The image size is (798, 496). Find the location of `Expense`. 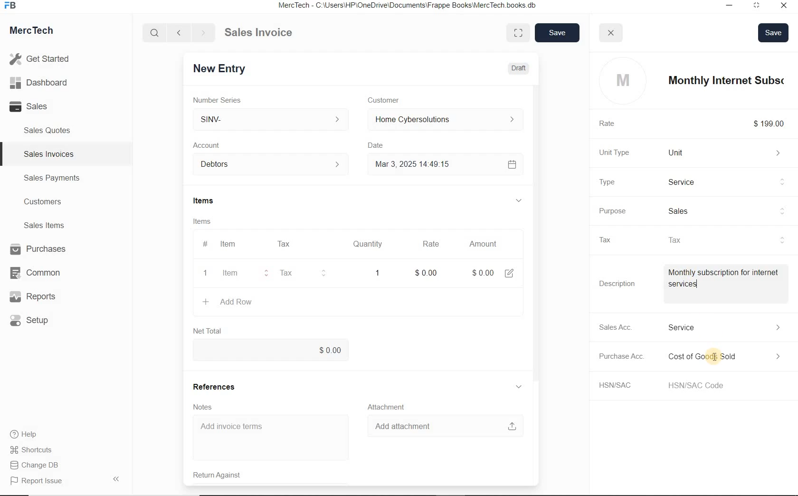

Expense is located at coordinates (723, 357).